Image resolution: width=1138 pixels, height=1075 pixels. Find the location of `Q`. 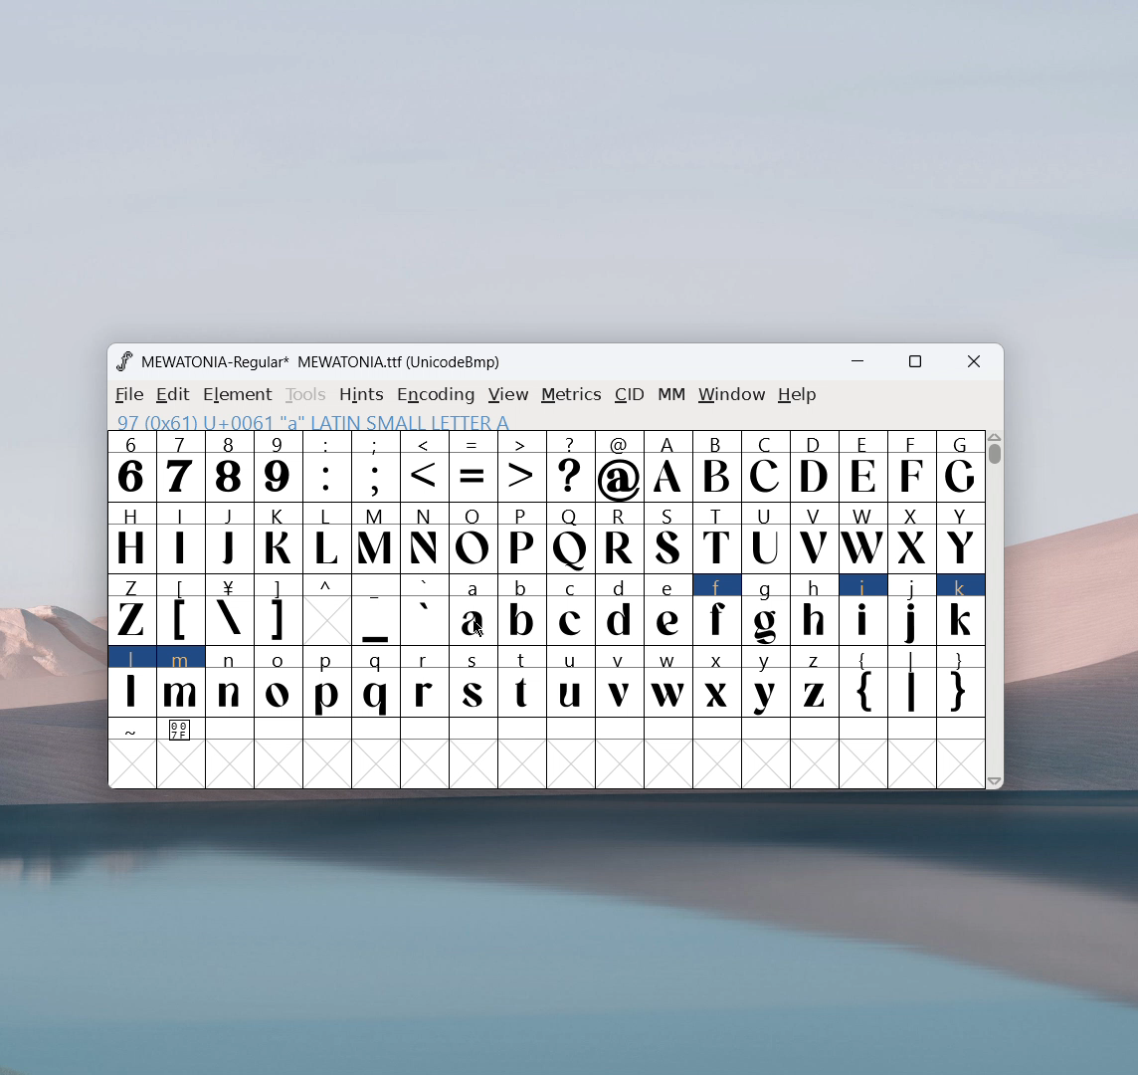

Q is located at coordinates (570, 539).